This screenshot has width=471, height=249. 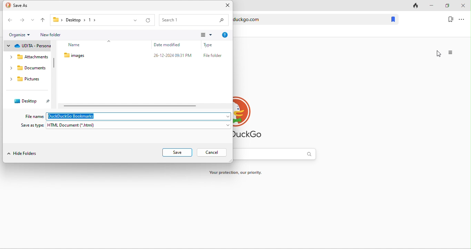 I want to click on 26-12-2024 09:31 PM, so click(x=172, y=56).